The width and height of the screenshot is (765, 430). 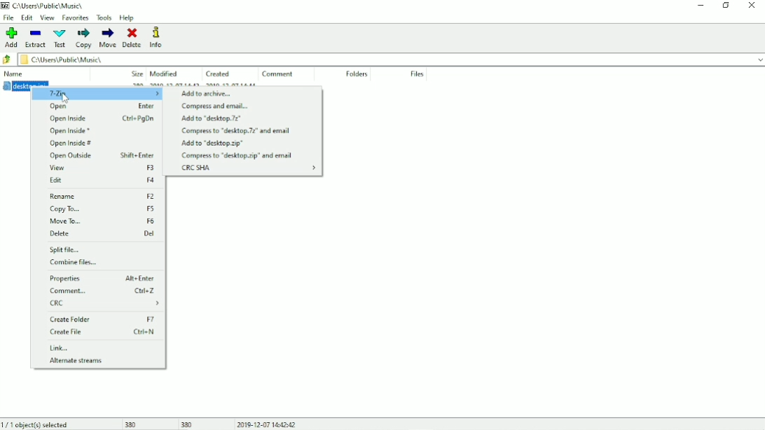 What do you see at coordinates (46, 6) in the screenshot?
I see `Location` at bounding box center [46, 6].